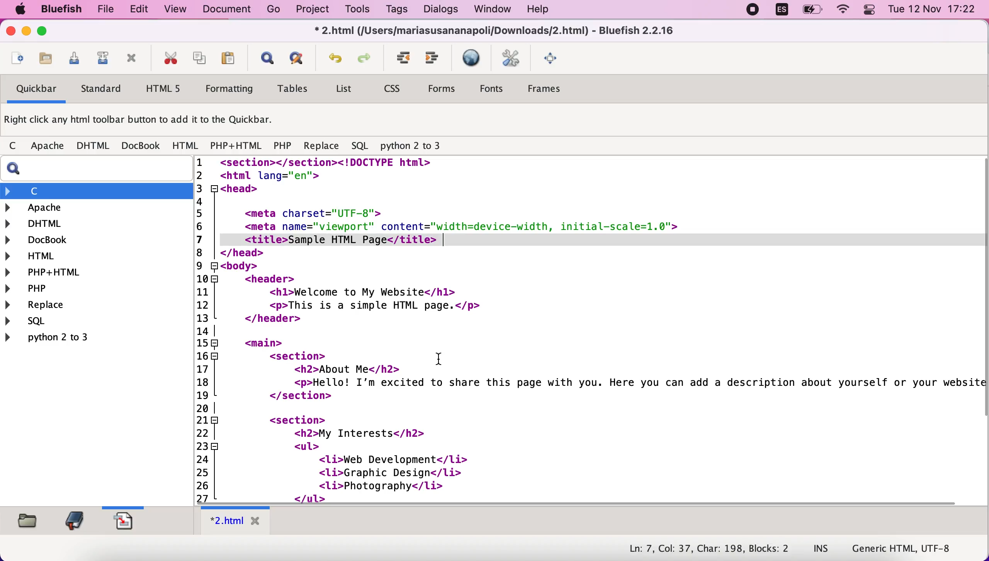 This screenshot has width=989, height=561. What do you see at coordinates (555, 59) in the screenshot?
I see `Fullscreen` at bounding box center [555, 59].